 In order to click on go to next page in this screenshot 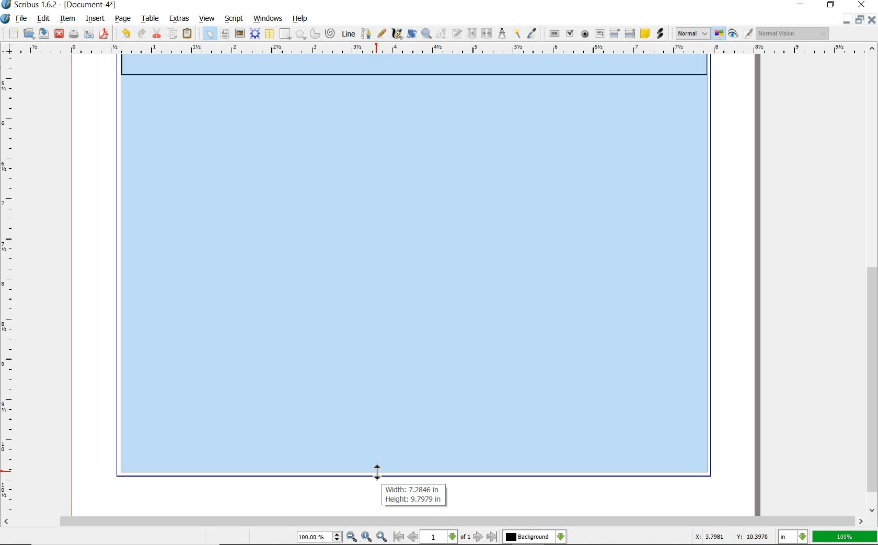, I will do `click(479, 537)`.